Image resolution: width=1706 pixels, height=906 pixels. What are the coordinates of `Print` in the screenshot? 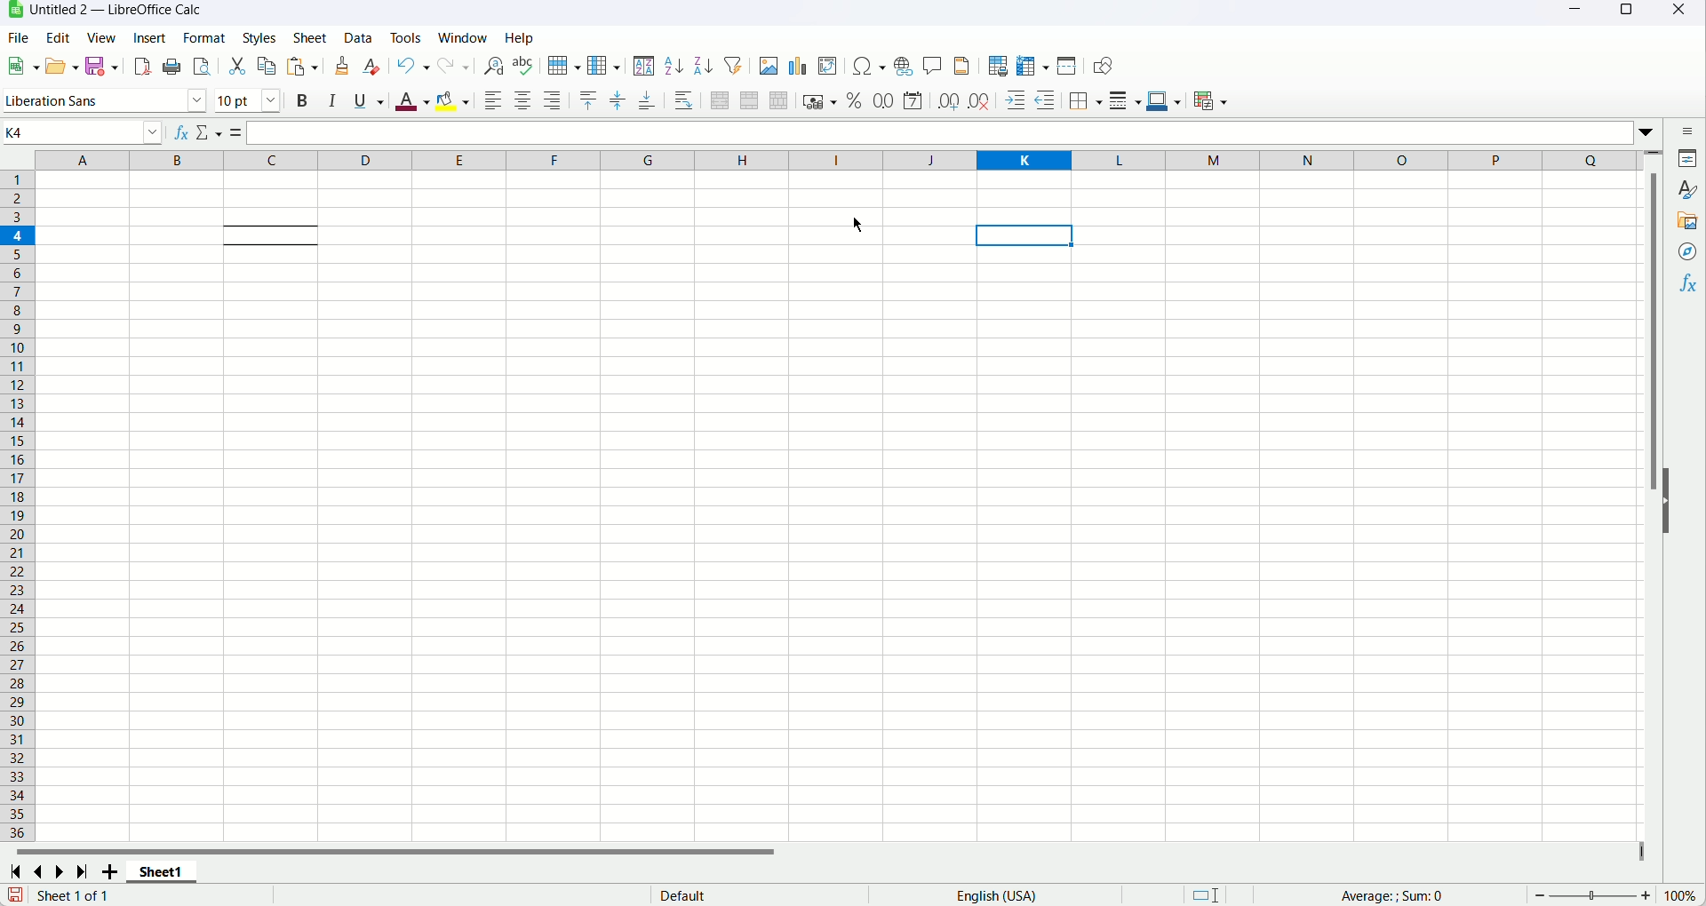 It's located at (175, 67).